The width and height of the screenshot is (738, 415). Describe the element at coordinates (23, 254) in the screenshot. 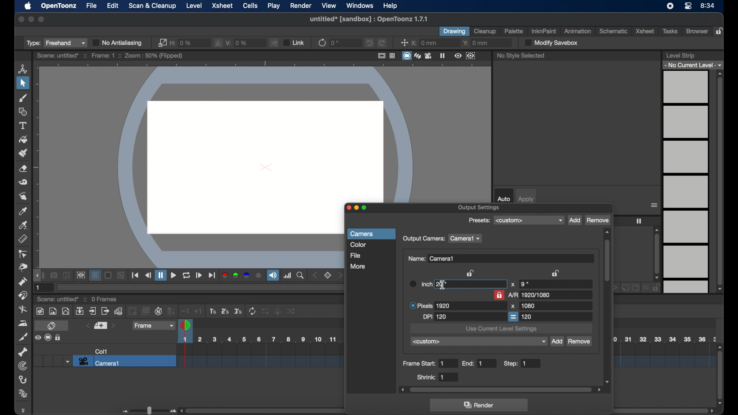

I see `control point editor tool` at that location.